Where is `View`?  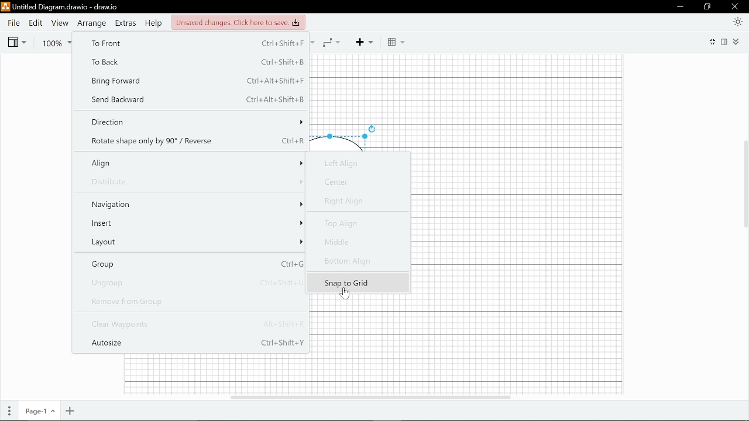
View is located at coordinates (60, 23).